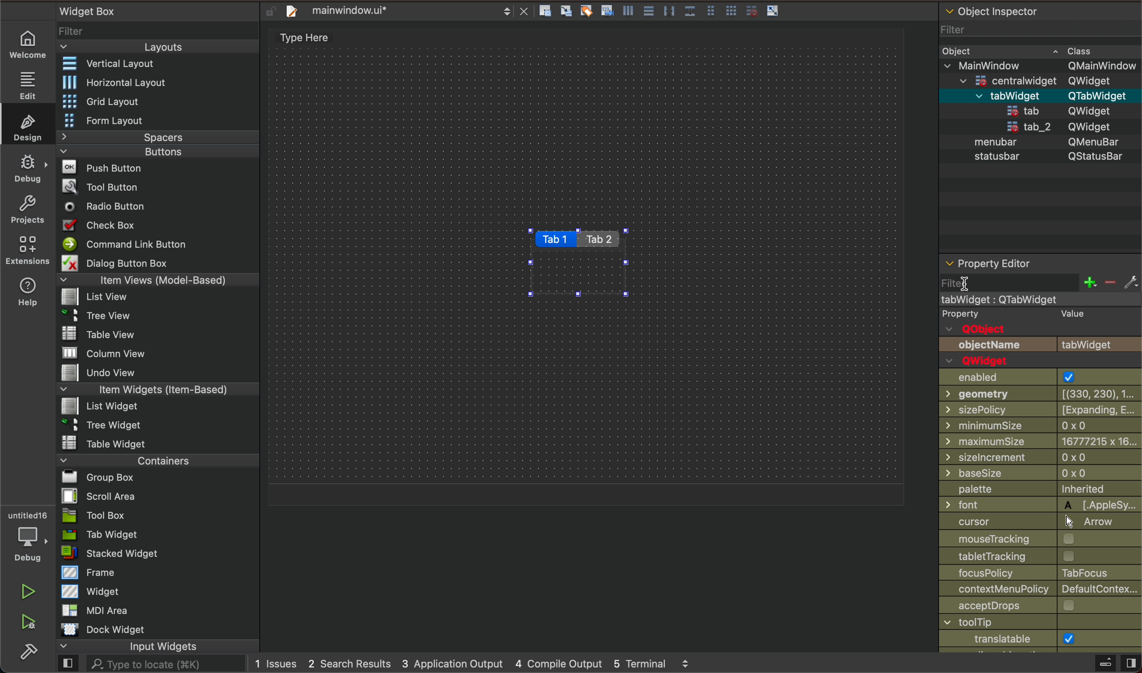 This screenshot has height=673, width=1142. What do you see at coordinates (1012, 283) in the screenshot?
I see `filter click` at bounding box center [1012, 283].